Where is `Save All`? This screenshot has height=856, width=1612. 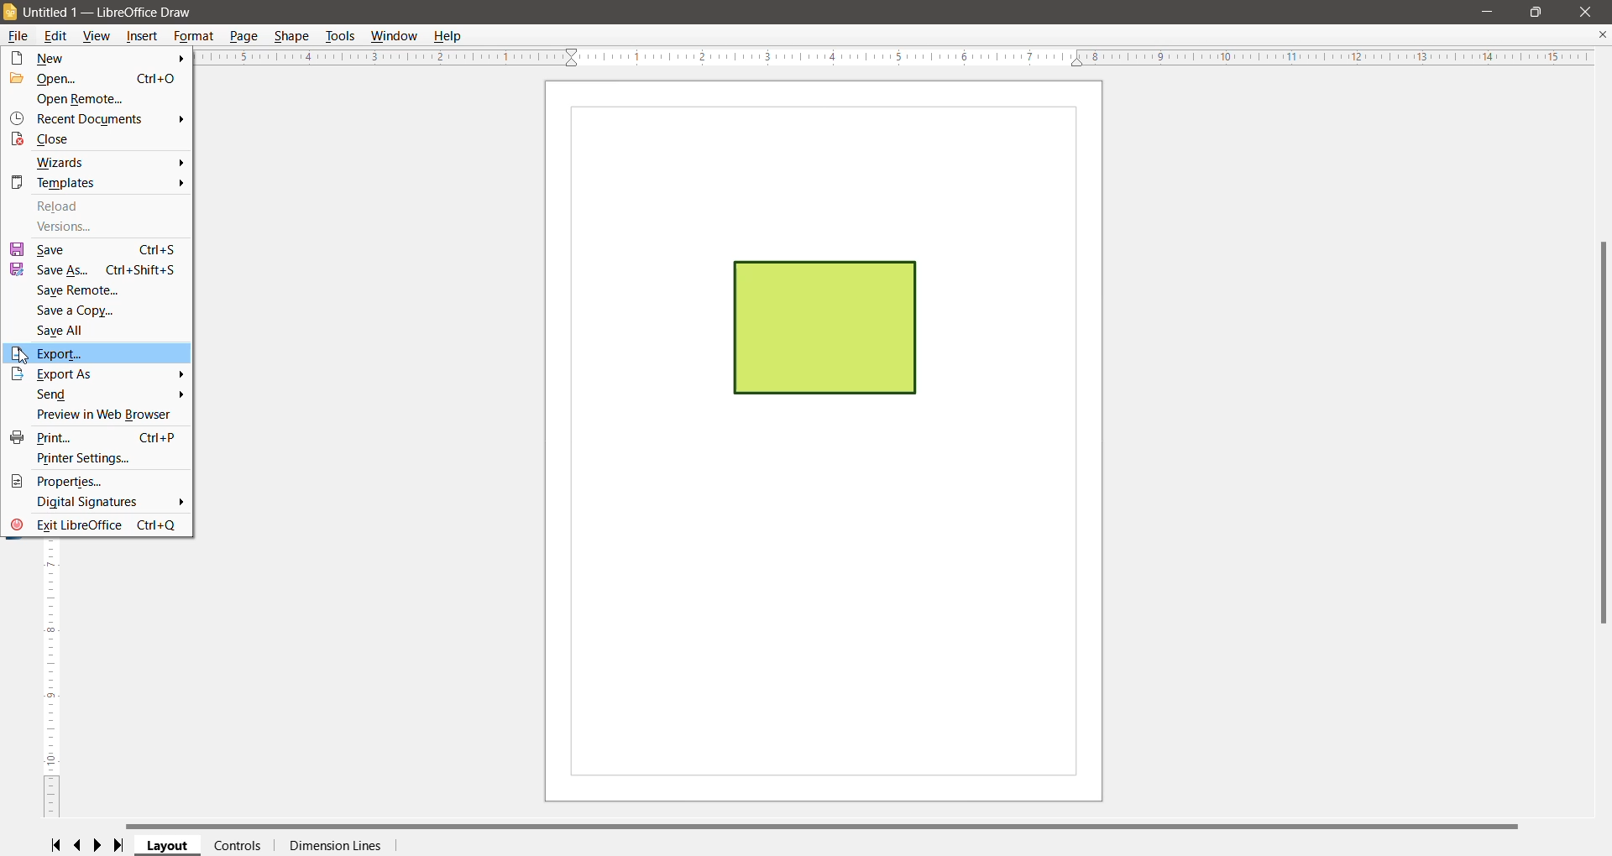 Save All is located at coordinates (65, 331).